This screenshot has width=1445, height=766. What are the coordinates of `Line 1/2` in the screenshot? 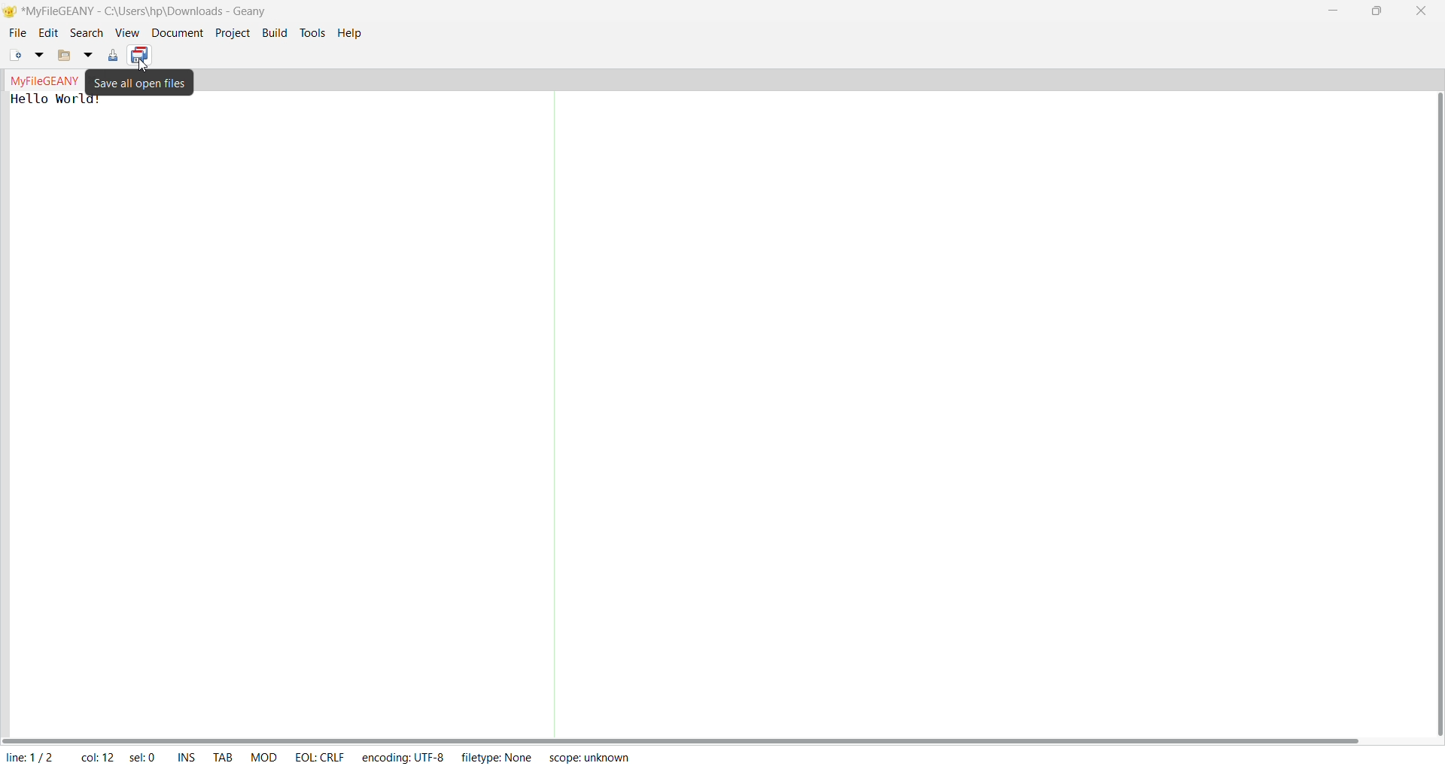 It's located at (38, 755).